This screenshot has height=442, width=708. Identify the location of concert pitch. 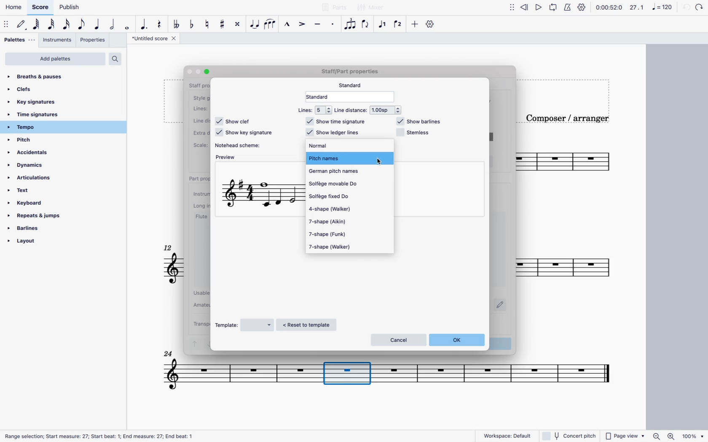
(570, 436).